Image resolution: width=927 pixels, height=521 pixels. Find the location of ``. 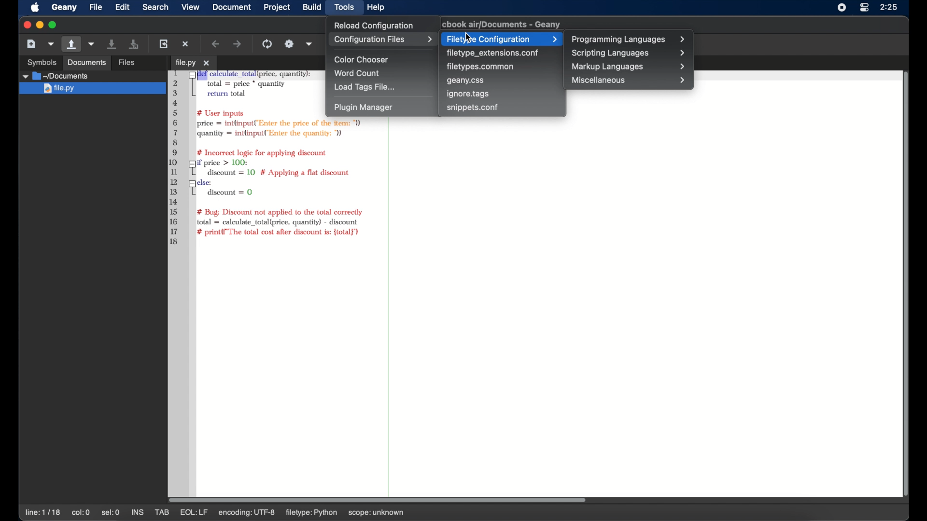

 is located at coordinates (38, 61).